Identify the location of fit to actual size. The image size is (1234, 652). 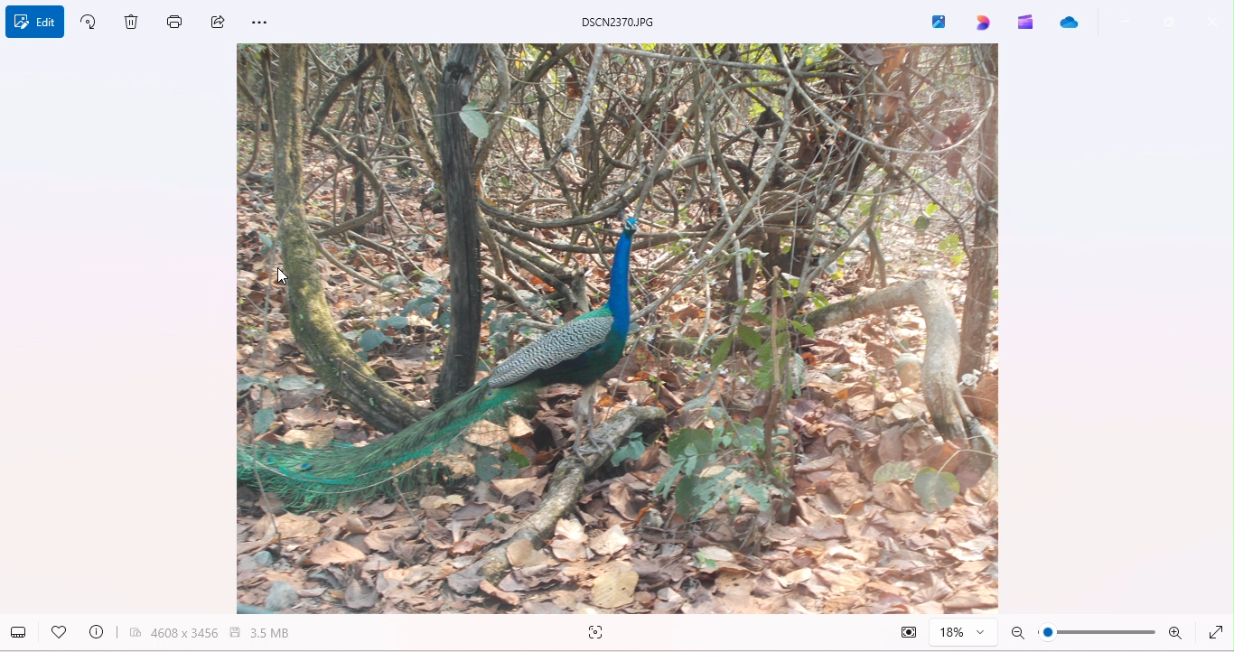
(903, 631).